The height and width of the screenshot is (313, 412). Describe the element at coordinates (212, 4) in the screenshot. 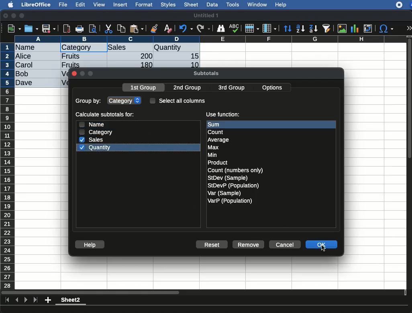

I see `data` at that location.